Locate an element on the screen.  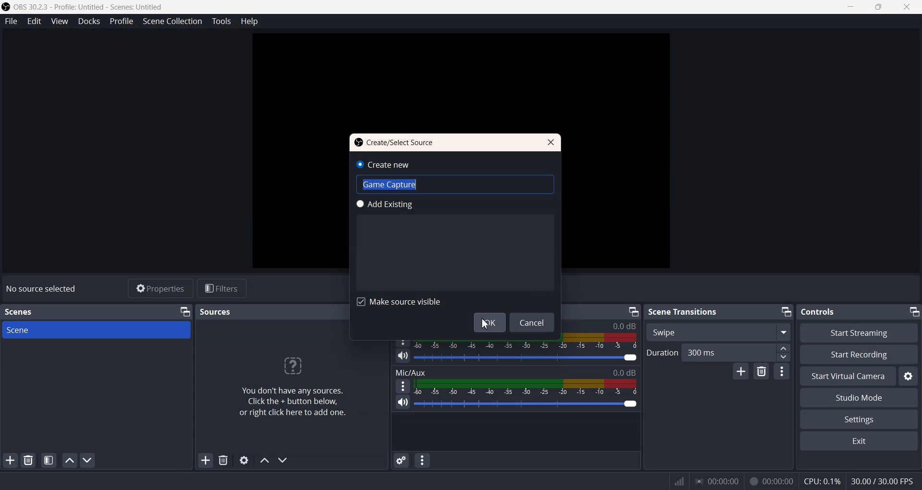
Minimize is located at coordinates (786, 312).